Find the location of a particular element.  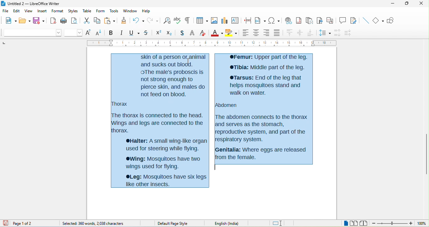

increase paragraph spacing is located at coordinates (338, 33).